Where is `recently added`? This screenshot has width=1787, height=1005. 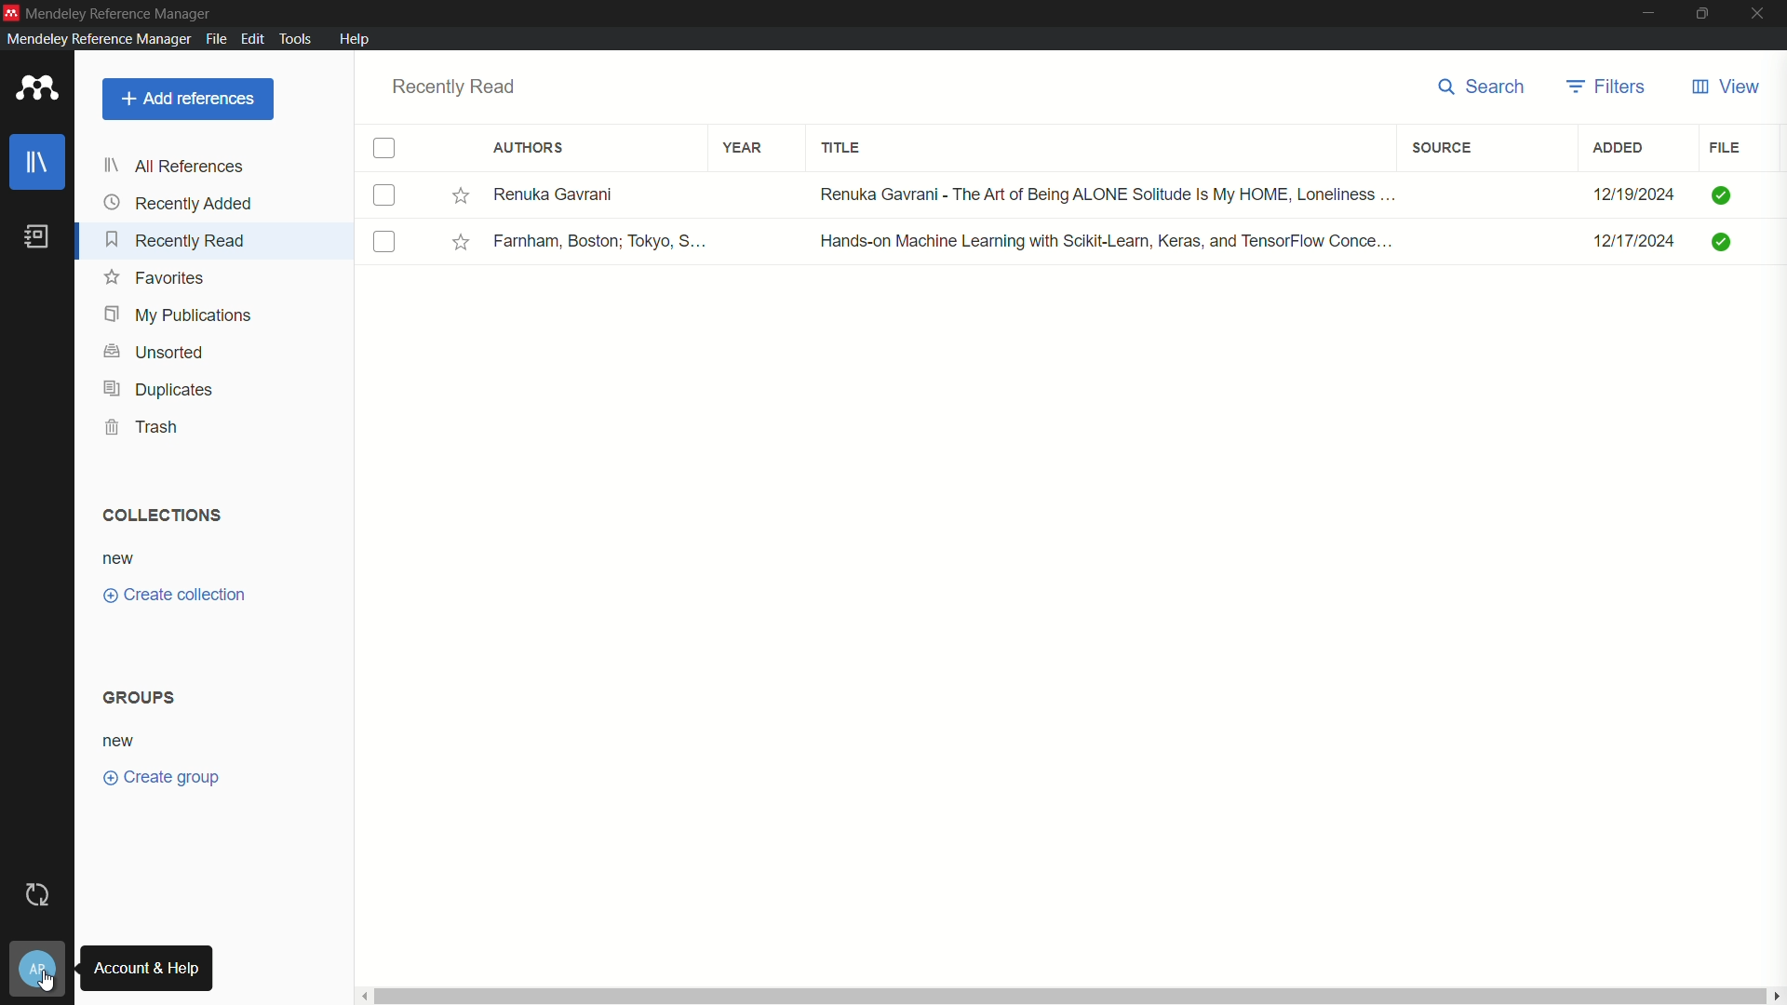 recently added is located at coordinates (178, 202).